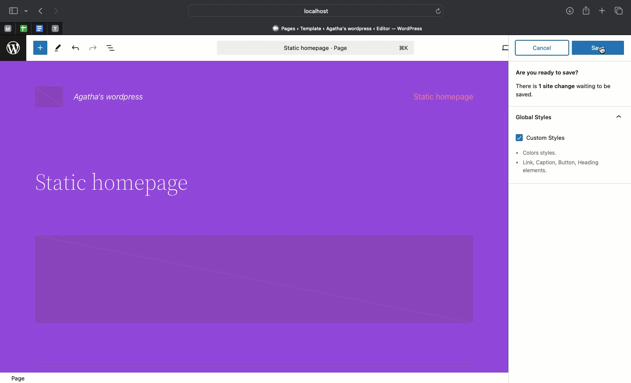 The width and height of the screenshot is (631, 383). I want to click on cursor, so click(602, 50).